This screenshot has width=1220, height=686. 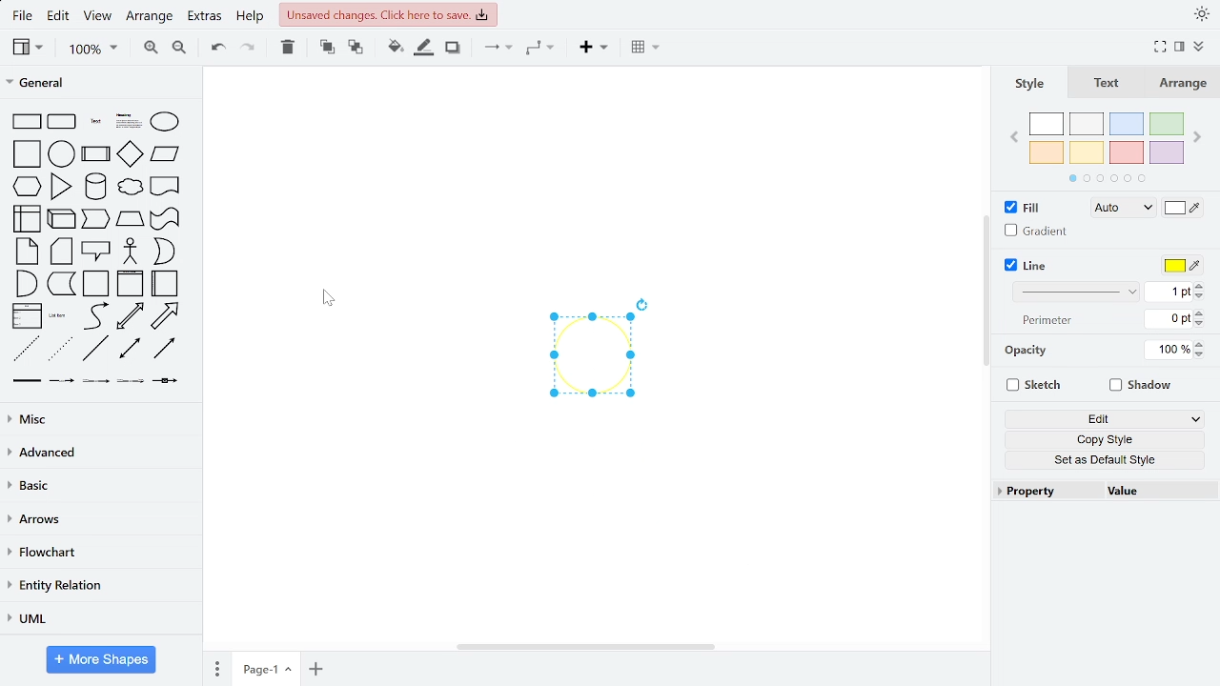 What do you see at coordinates (63, 154) in the screenshot?
I see `circle` at bounding box center [63, 154].